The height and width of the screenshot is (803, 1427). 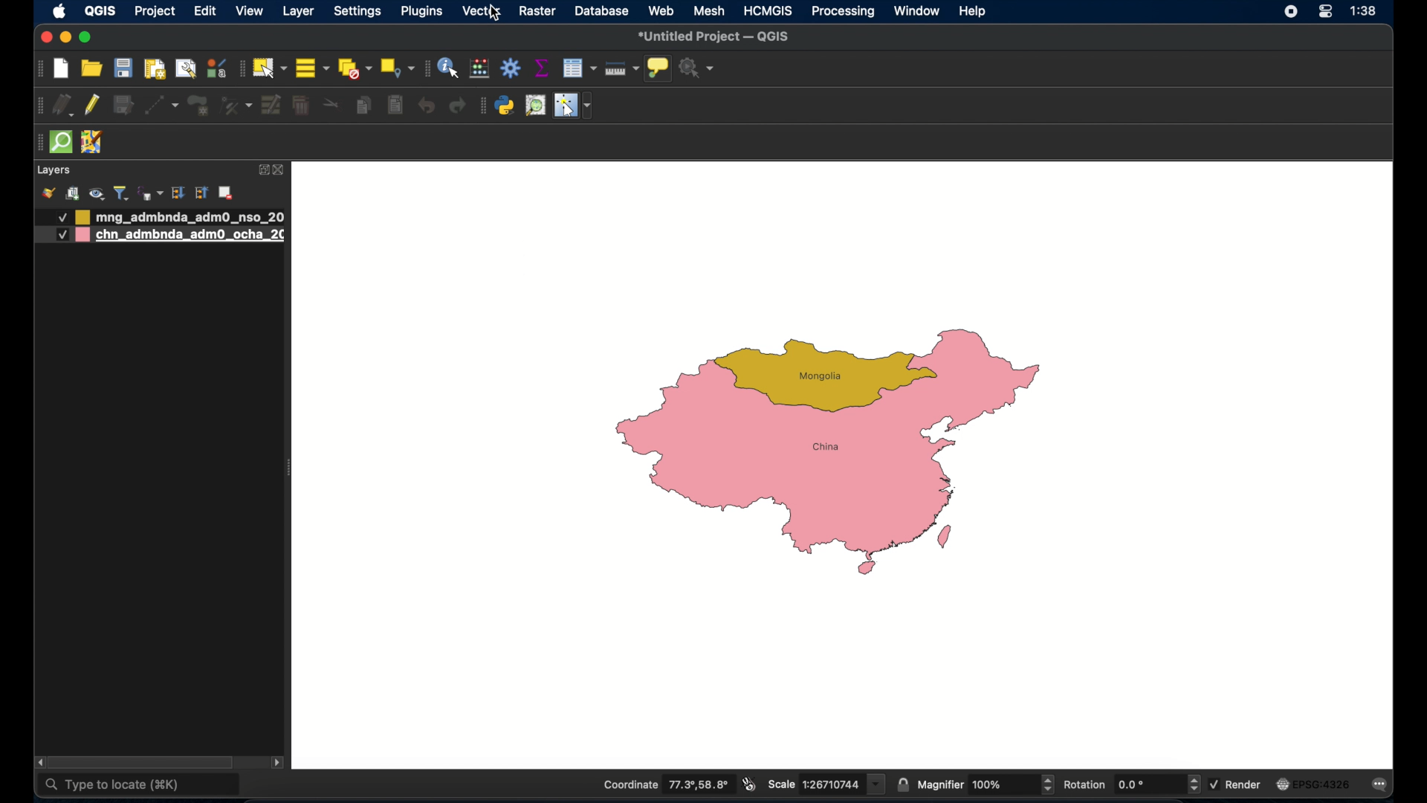 I want to click on print layout, so click(x=154, y=69).